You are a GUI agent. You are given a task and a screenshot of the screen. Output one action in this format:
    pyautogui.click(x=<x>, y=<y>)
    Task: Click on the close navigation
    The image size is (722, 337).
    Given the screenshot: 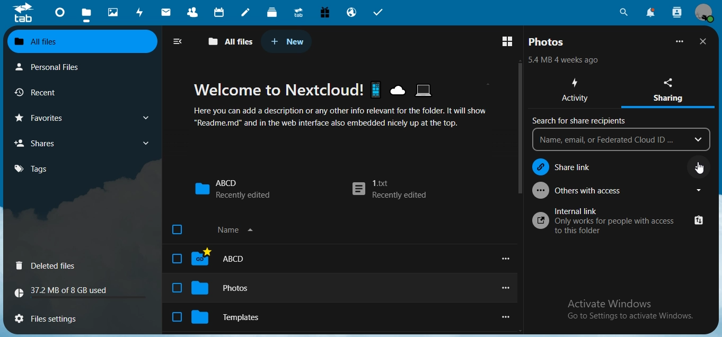 What is the action you would take?
    pyautogui.click(x=180, y=41)
    